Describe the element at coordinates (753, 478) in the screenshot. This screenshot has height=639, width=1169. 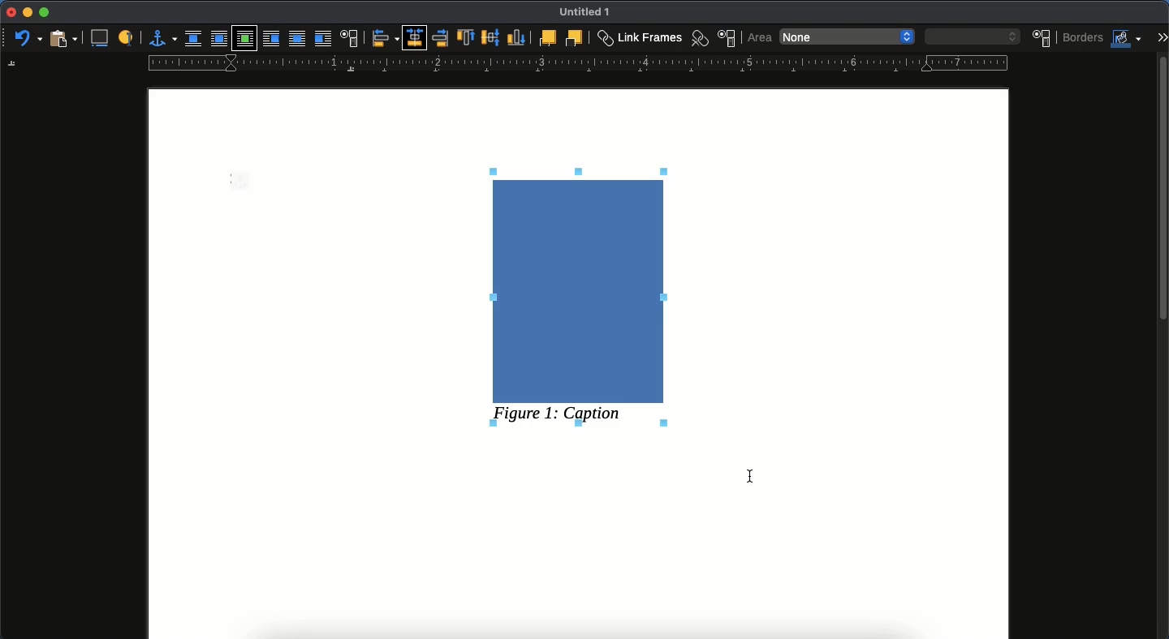
I see `cursor` at that location.